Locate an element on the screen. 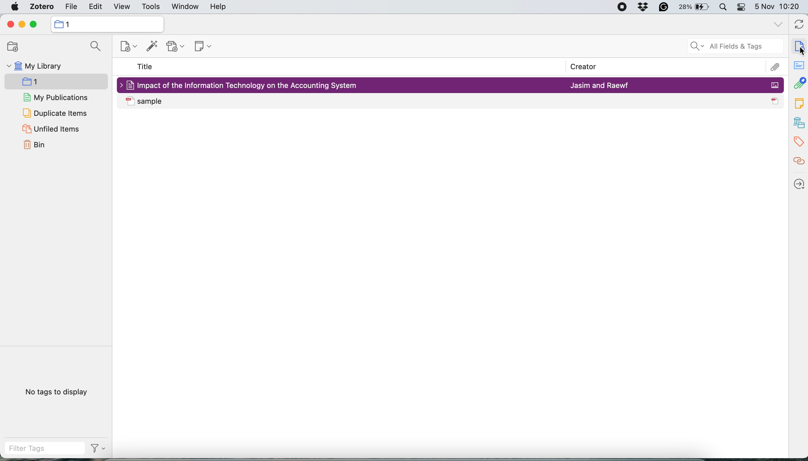  screen recorder is located at coordinates (623, 7).